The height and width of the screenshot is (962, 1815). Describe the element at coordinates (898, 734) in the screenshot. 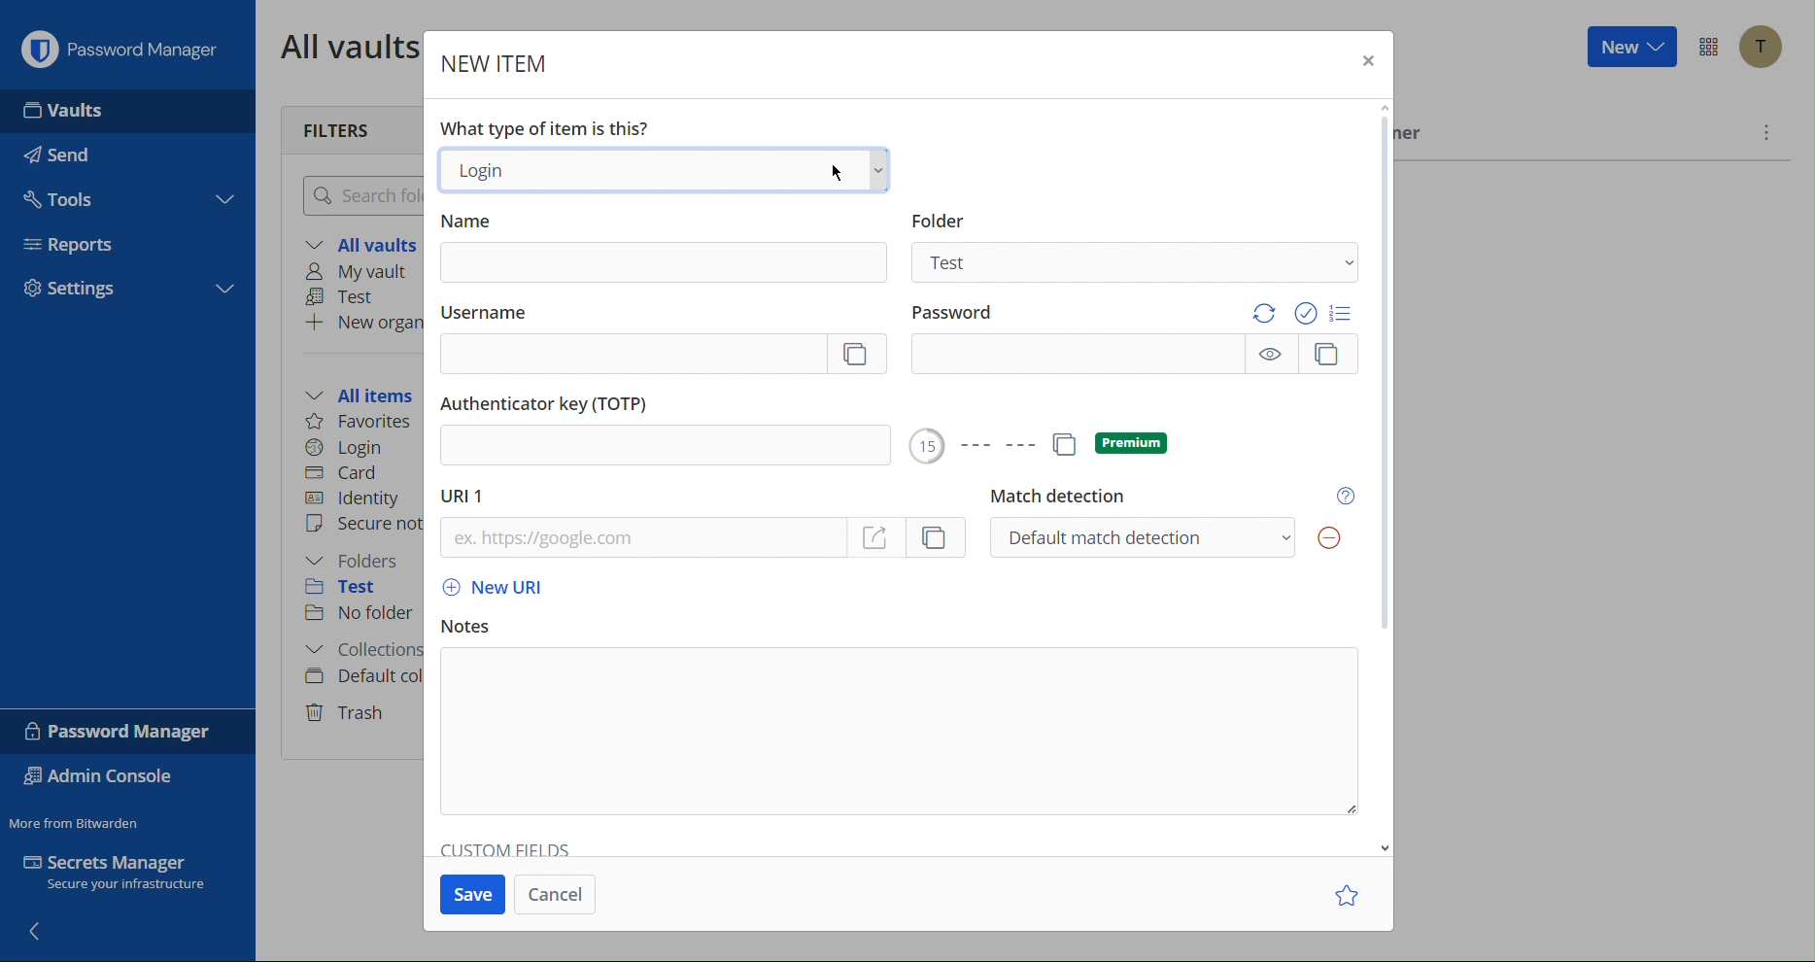

I see `Notes` at that location.